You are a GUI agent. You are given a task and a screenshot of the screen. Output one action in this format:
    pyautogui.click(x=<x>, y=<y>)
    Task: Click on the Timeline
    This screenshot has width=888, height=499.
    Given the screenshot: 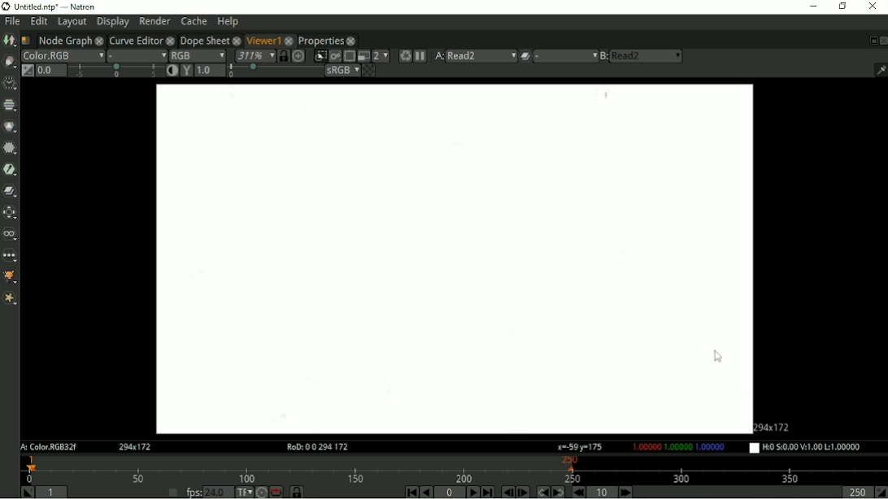 What is the action you would take?
    pyautogui.click(x=455, y=469)
    